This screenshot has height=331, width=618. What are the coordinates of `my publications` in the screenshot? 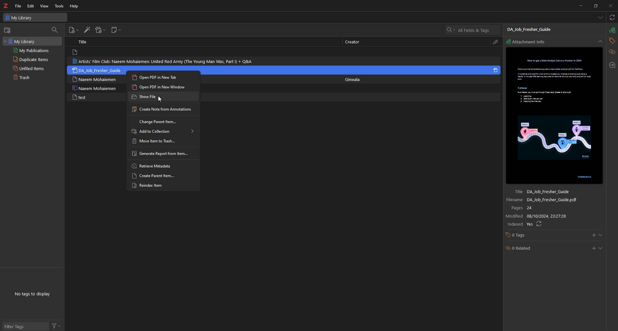 It's located at (33, 50).